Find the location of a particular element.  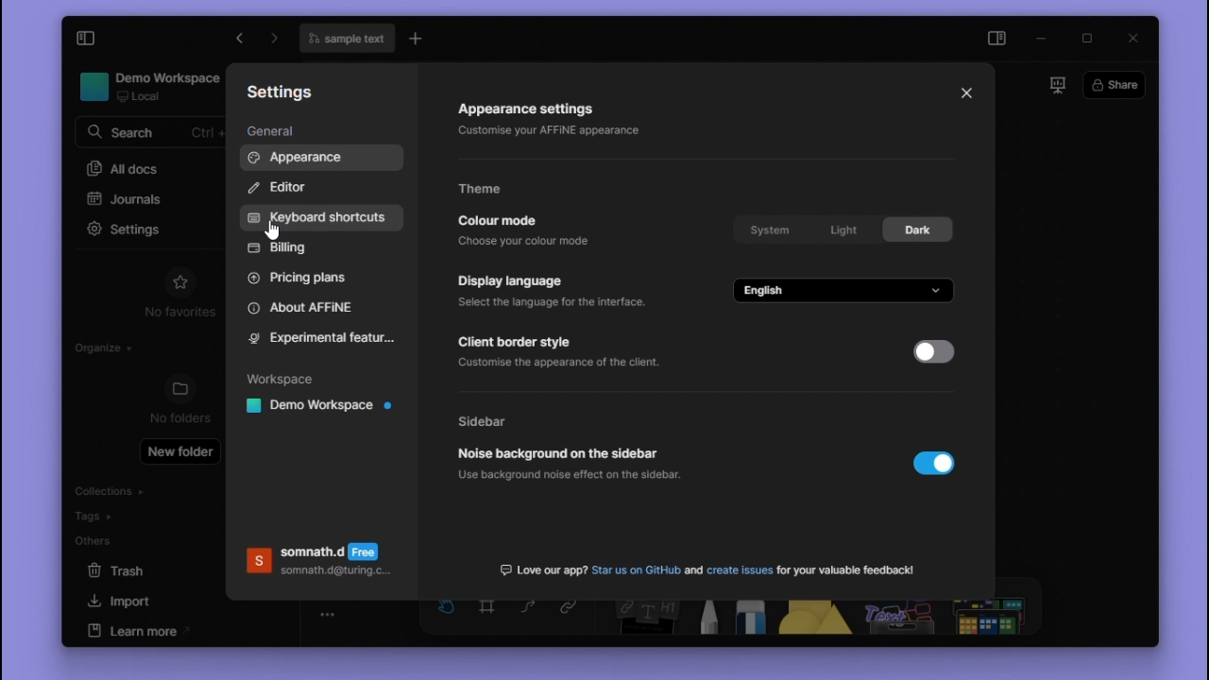

Workspace is located at coordinates (288, 377).